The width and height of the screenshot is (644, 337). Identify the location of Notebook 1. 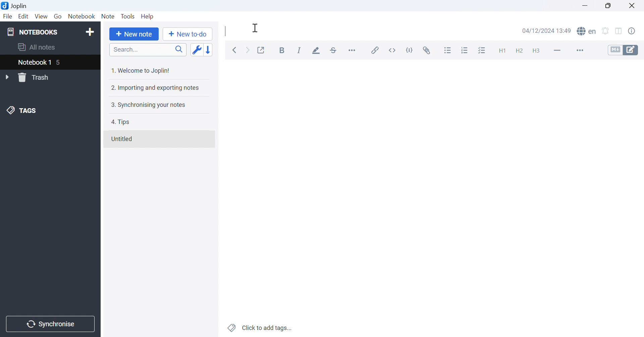
(34, 63).